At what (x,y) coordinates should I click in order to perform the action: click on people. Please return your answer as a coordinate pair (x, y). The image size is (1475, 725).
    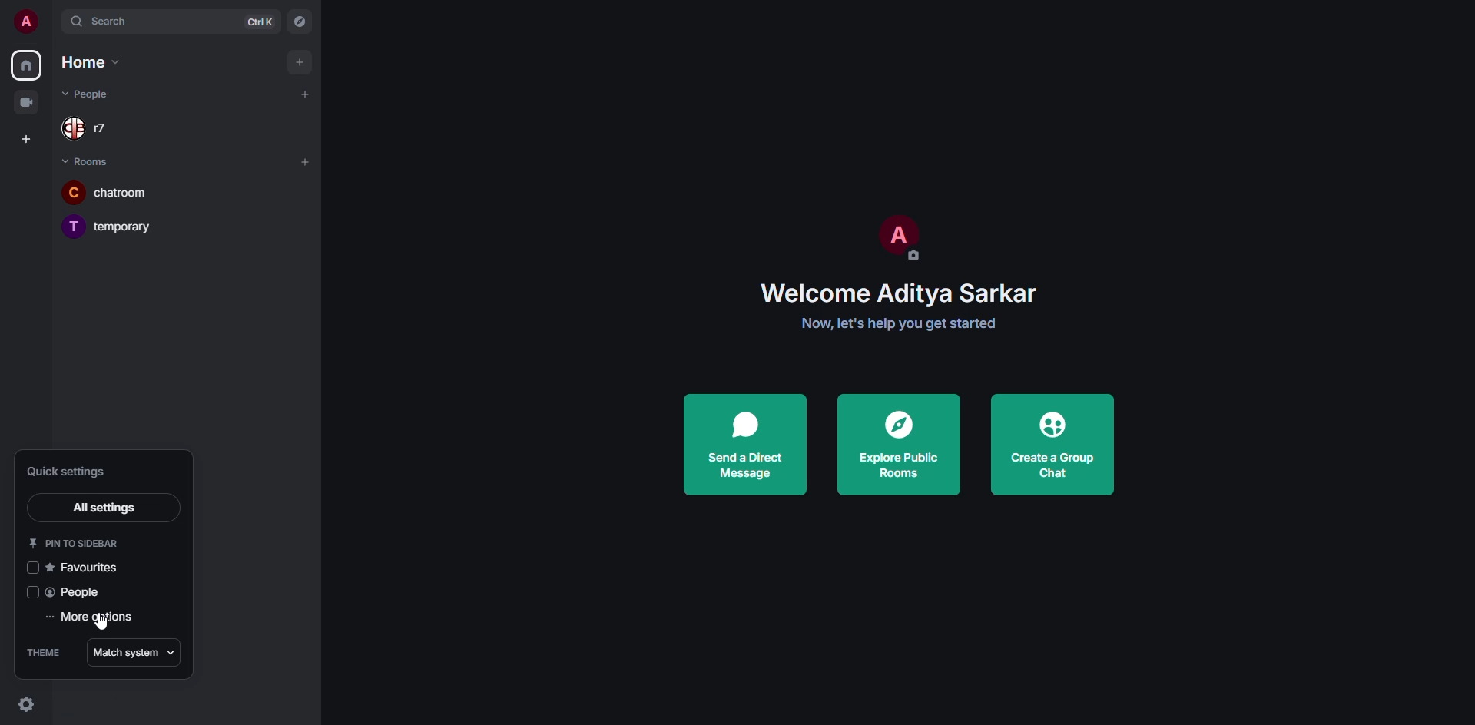
    Looking at the image, I should click on (98, 94).